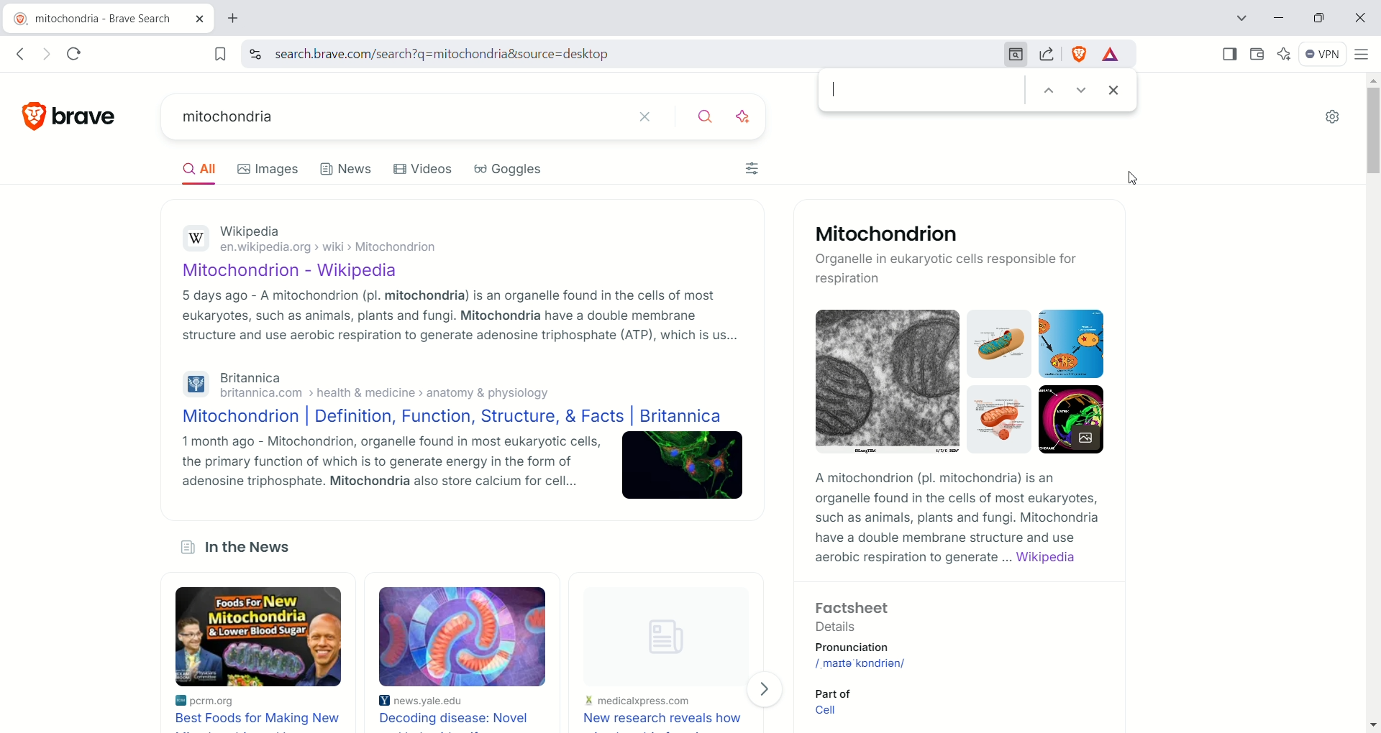 This screenshot has height=733, width=1381. What do you see at coordinates (195, 172) in the screenshot?
I see `All` at bounding box center [195, 172].